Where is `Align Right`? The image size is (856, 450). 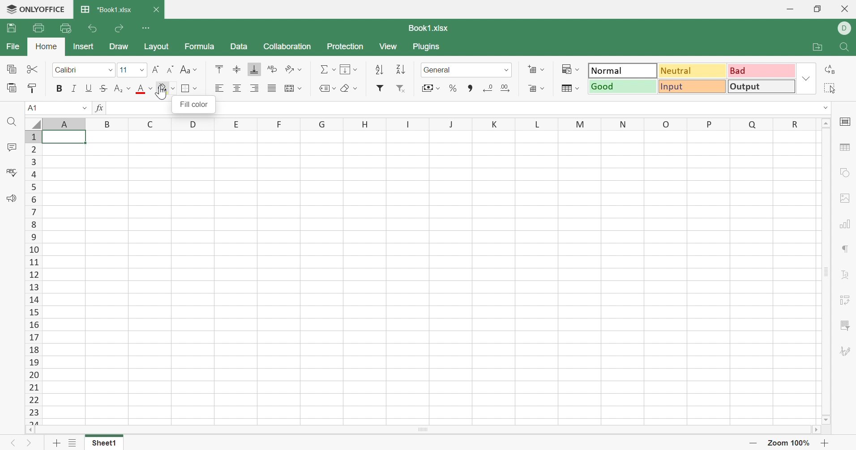 Align Right is located at coordinates (255, 87).